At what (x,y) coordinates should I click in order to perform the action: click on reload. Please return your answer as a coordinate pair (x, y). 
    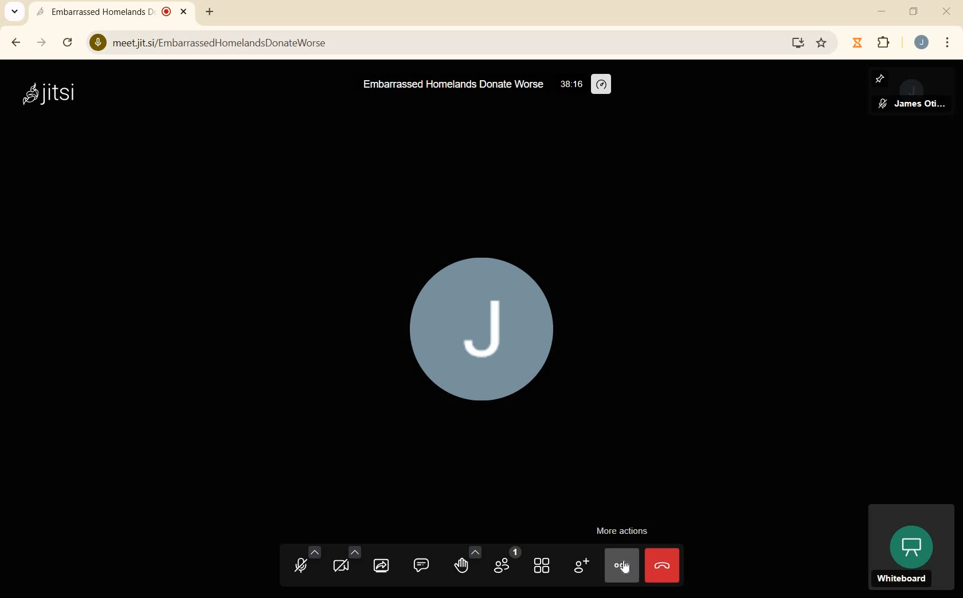
    Looking at the image, I should click on (68, 42).